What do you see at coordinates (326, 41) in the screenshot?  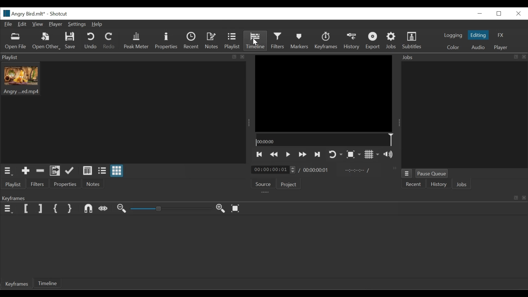 I see `keyframes` at bounding box center [326, 41].